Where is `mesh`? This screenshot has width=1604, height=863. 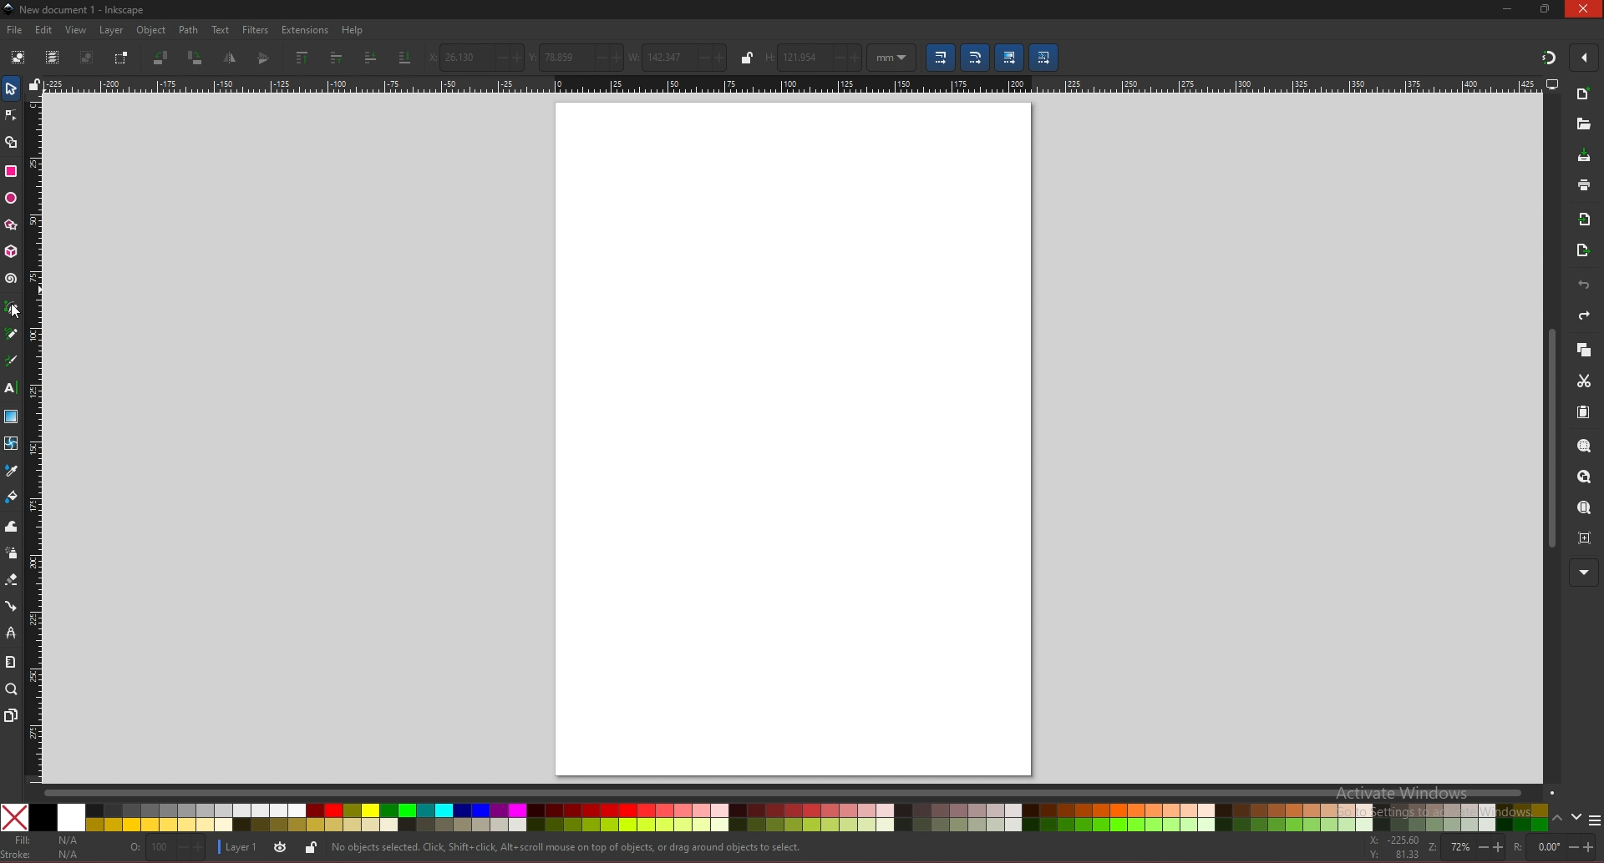
mesh is located at coordinates (10, 443).